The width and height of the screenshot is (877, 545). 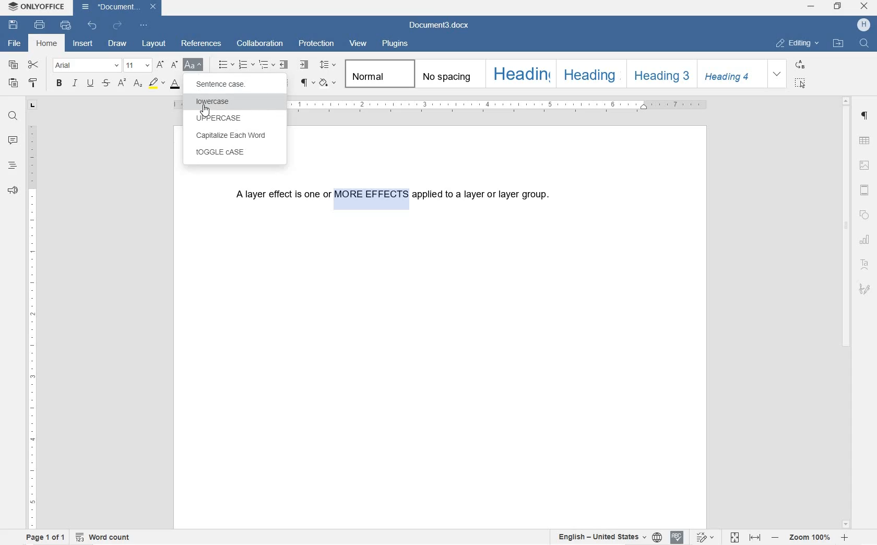 I want to click on TEXT ART, so click(x=866, y=264).